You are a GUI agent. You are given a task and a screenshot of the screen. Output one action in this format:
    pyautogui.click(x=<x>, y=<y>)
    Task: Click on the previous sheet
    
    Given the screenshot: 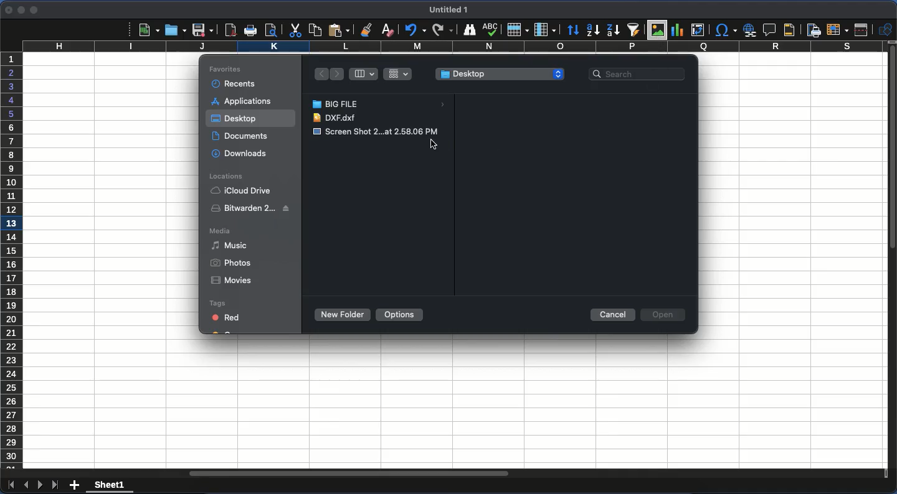 What is the action you would take?
    pyautogui.click(x=26, y=485)
    